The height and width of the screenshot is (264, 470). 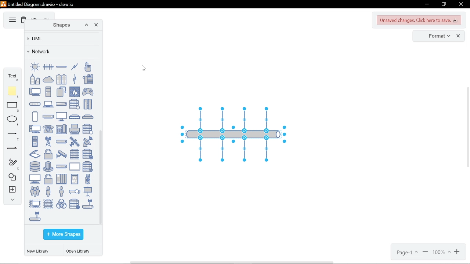 I want to click on bus, so click(x=48, y=67).